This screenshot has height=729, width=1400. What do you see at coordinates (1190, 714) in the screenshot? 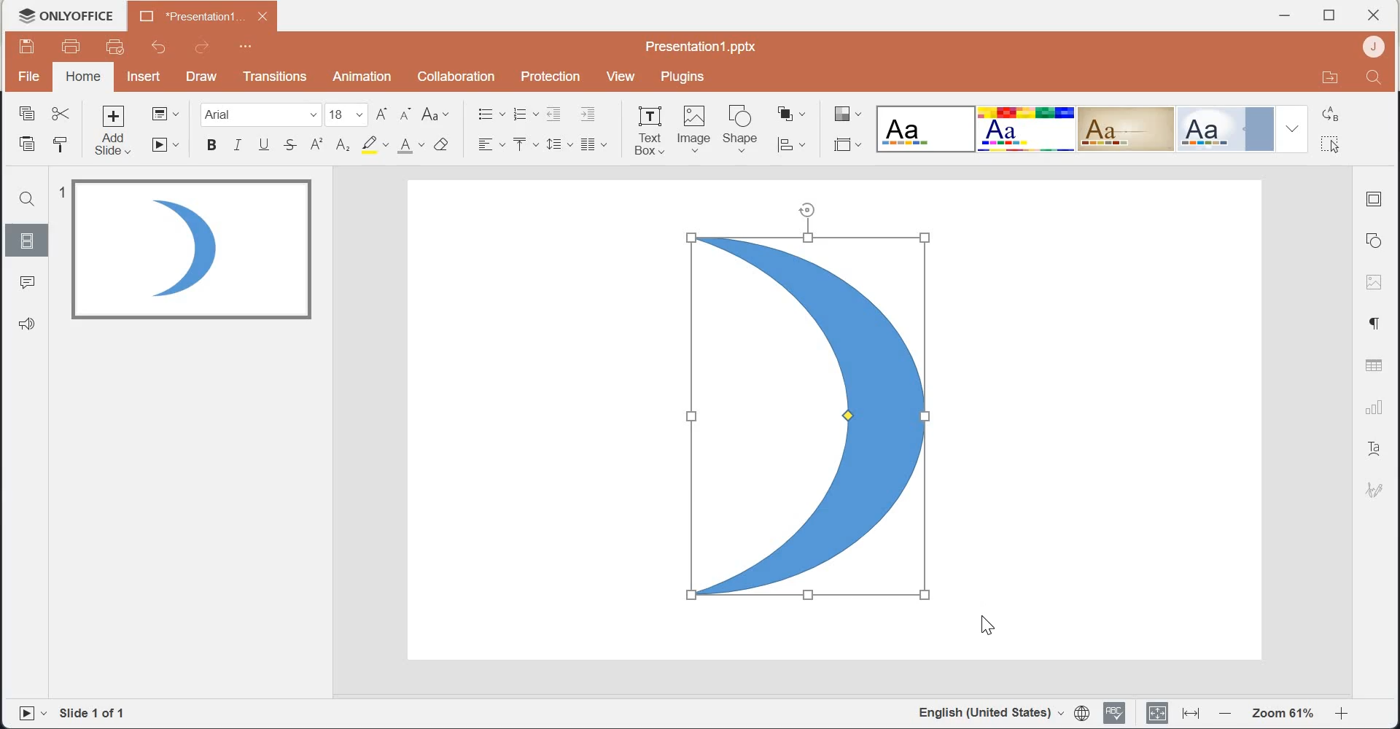
I see `Fit to width` at bounding box center [1190, 714].